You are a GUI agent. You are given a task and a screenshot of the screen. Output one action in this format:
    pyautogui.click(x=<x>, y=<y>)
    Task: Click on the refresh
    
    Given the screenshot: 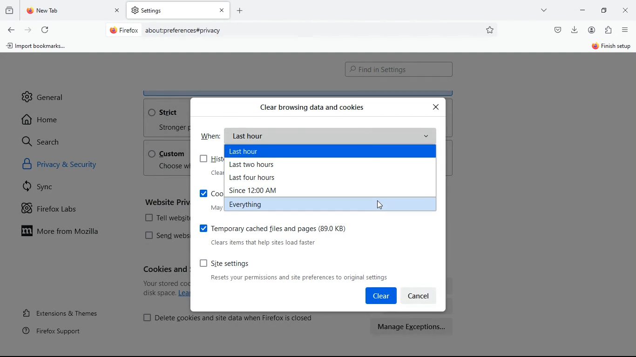 What is the action you would take?
    pyautogui.click(x=45, y=28)
    